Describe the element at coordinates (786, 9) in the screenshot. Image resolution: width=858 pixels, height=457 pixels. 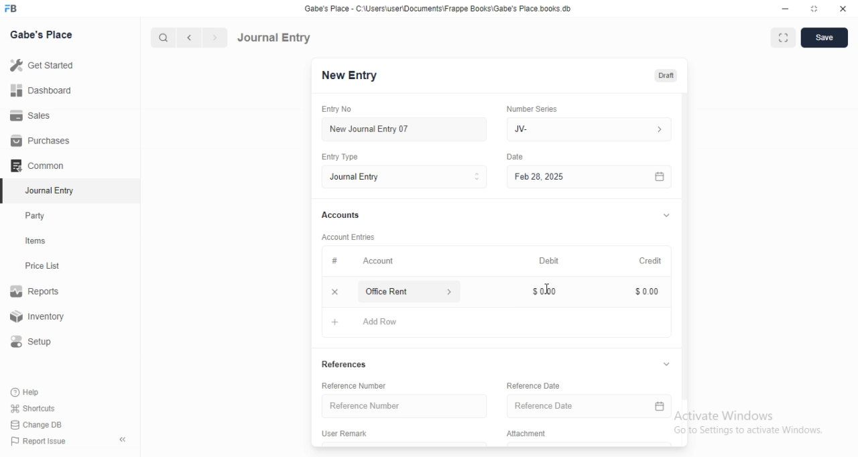
I see `minimize` at that location.